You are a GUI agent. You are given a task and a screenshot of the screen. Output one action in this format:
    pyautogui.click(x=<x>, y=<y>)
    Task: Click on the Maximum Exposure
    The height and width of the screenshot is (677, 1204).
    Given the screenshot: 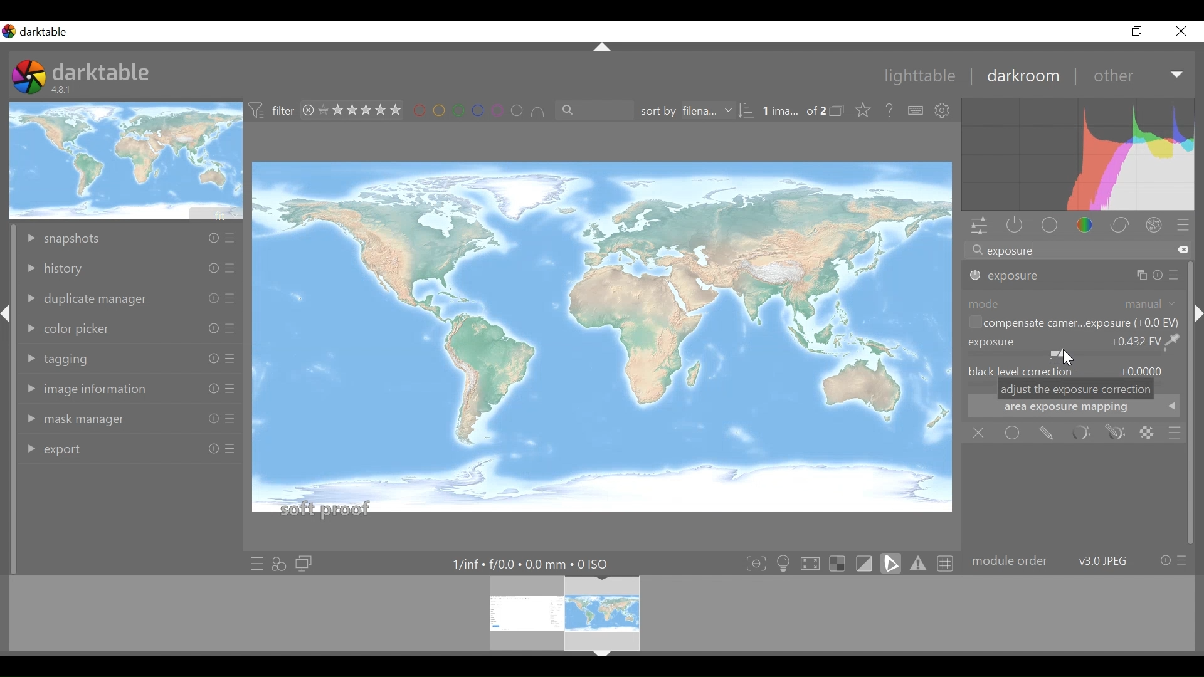 What is the action you would take?
    pyautogui.click(x=536, y=564)
    